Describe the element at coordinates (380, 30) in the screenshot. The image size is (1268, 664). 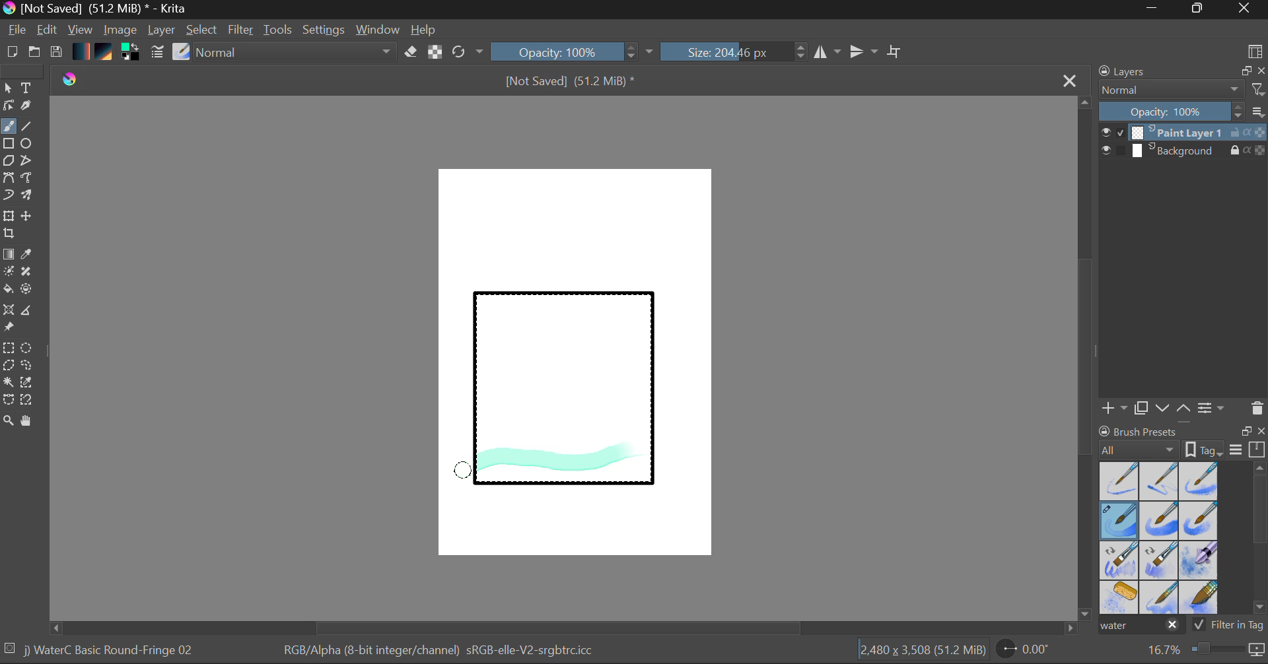
I see `Window` at that location.